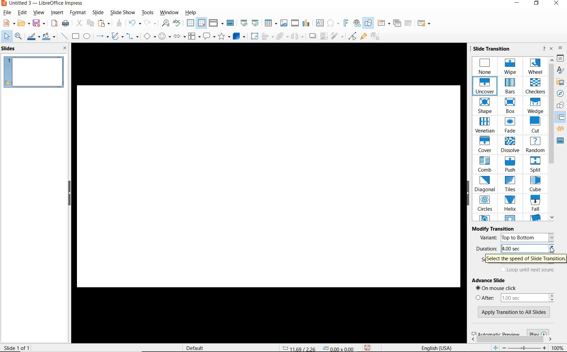 The image size is (567, 352). Describe the element at coordinates (100, 12) in the screenshot. I see `SLIDE` at that location.